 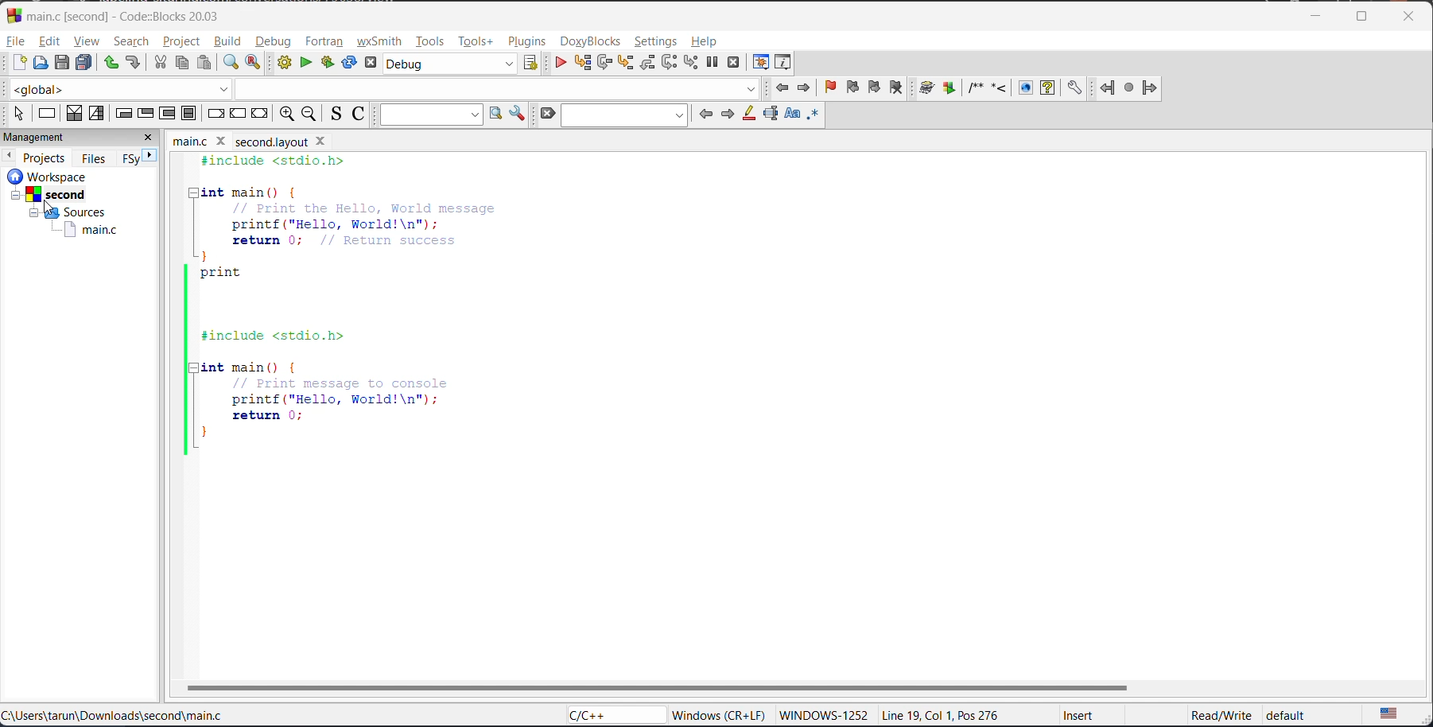 I want to click on project, so click(x=177, y=40).